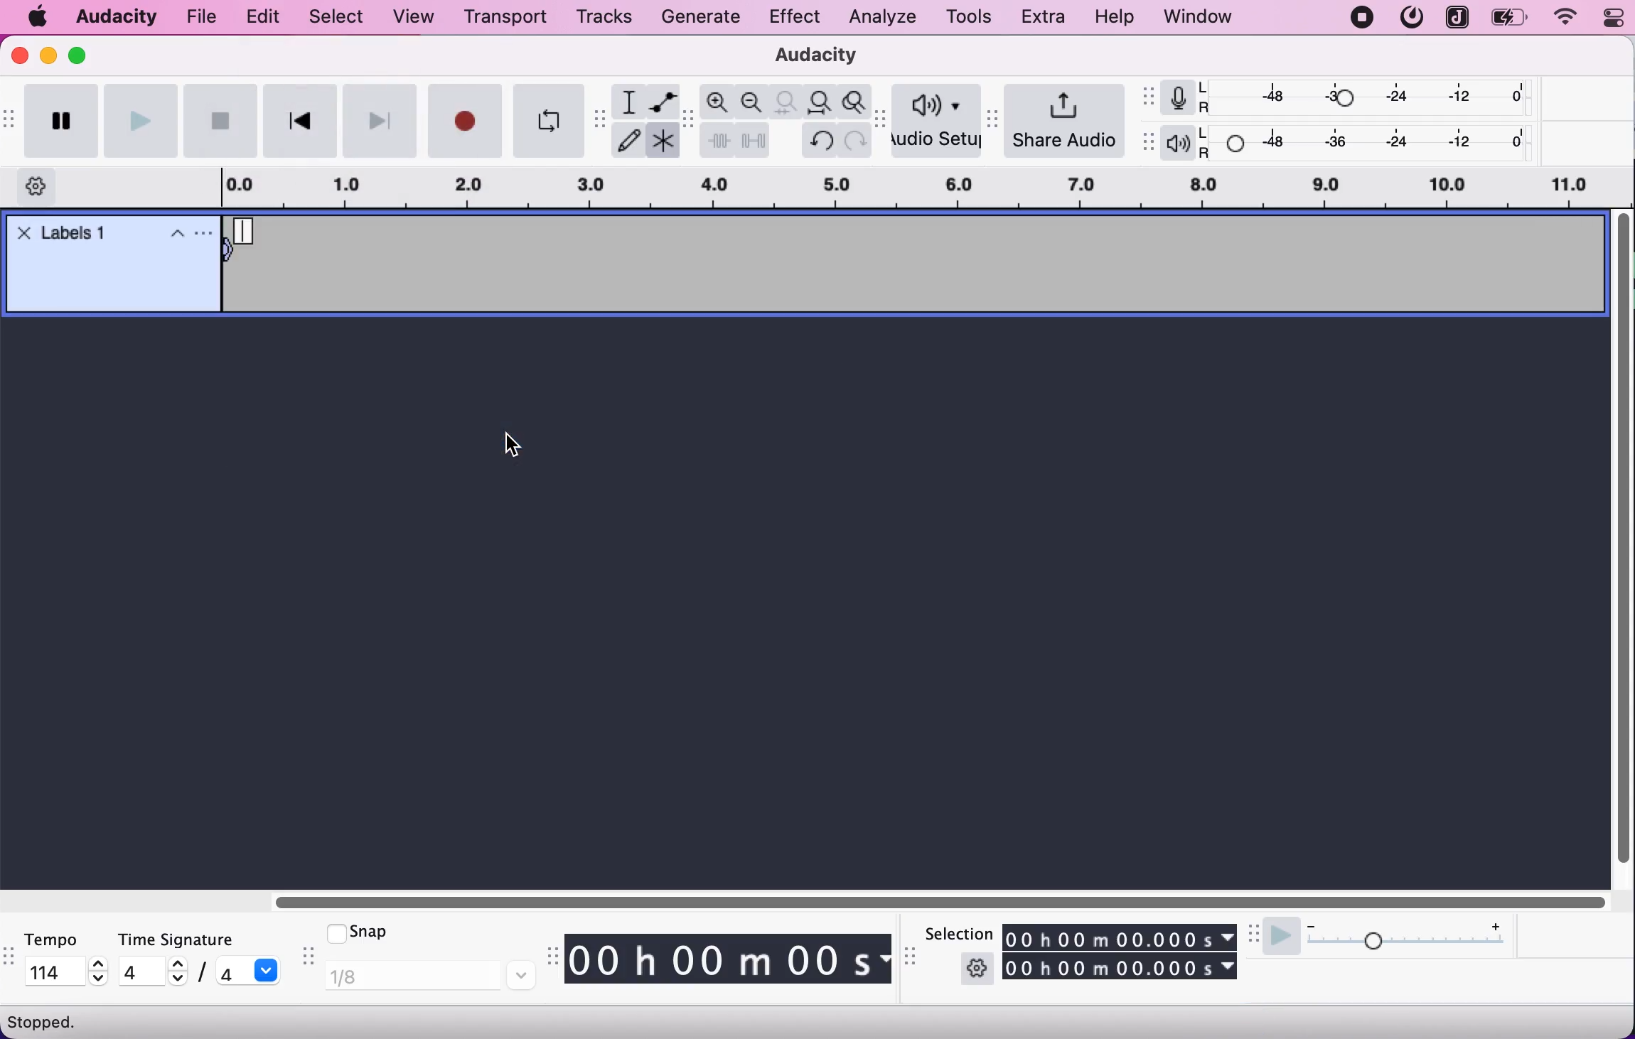 The image size is (1635, 1039). Describe the element at coordinates (39, 18) in the screenshot. I see `mac logo` at that location.